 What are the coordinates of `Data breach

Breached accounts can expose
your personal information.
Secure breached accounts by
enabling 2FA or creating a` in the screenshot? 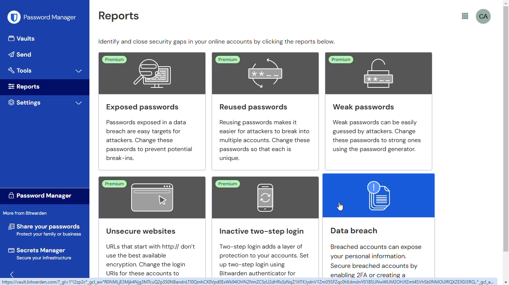 It's located at (374, 250).